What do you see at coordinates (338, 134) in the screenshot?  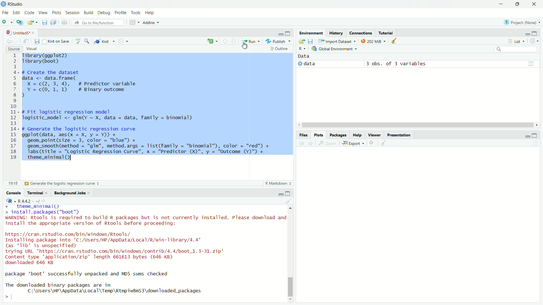 I see `Packages` at bounding box center [338, 134].